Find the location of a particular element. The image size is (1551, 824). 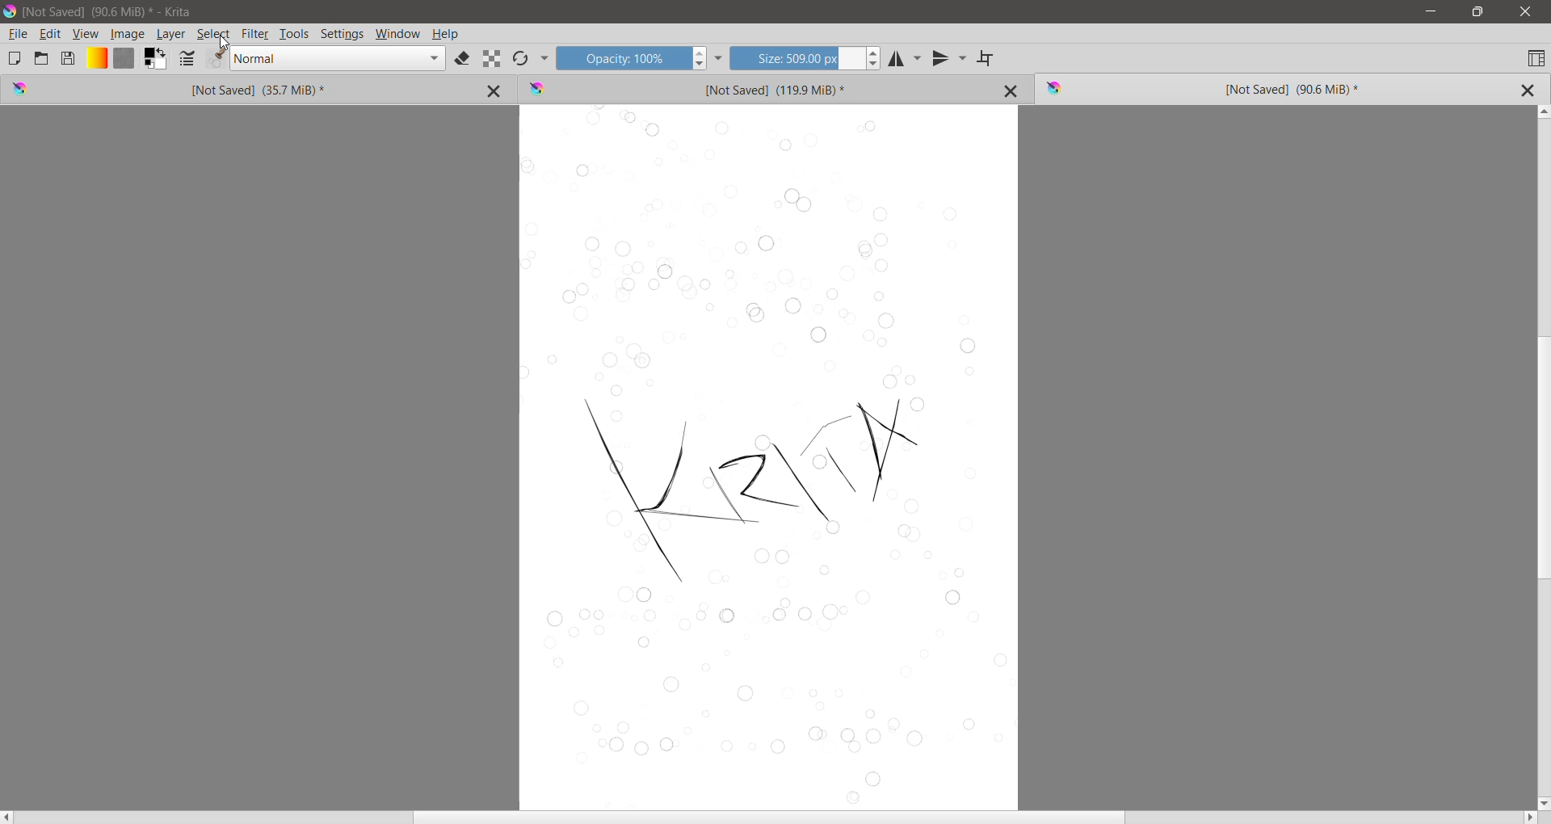

Fill Gradients is located at coordinates (96, 59).